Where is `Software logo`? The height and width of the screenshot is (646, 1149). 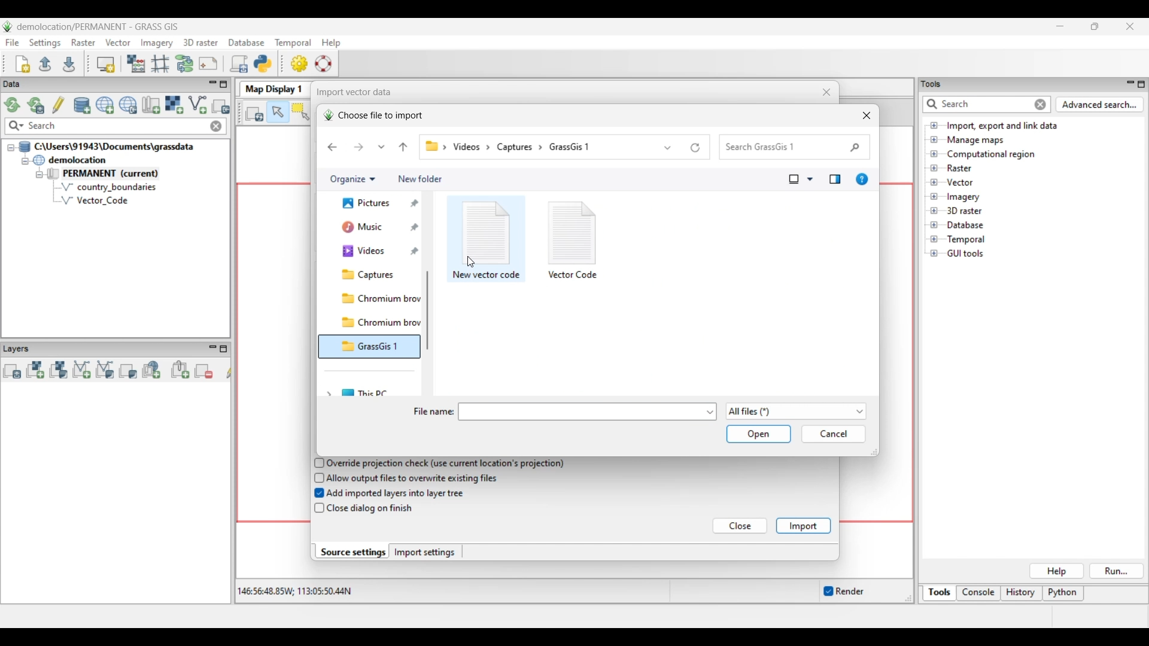 Software logo is located at coordinates (8, 26).